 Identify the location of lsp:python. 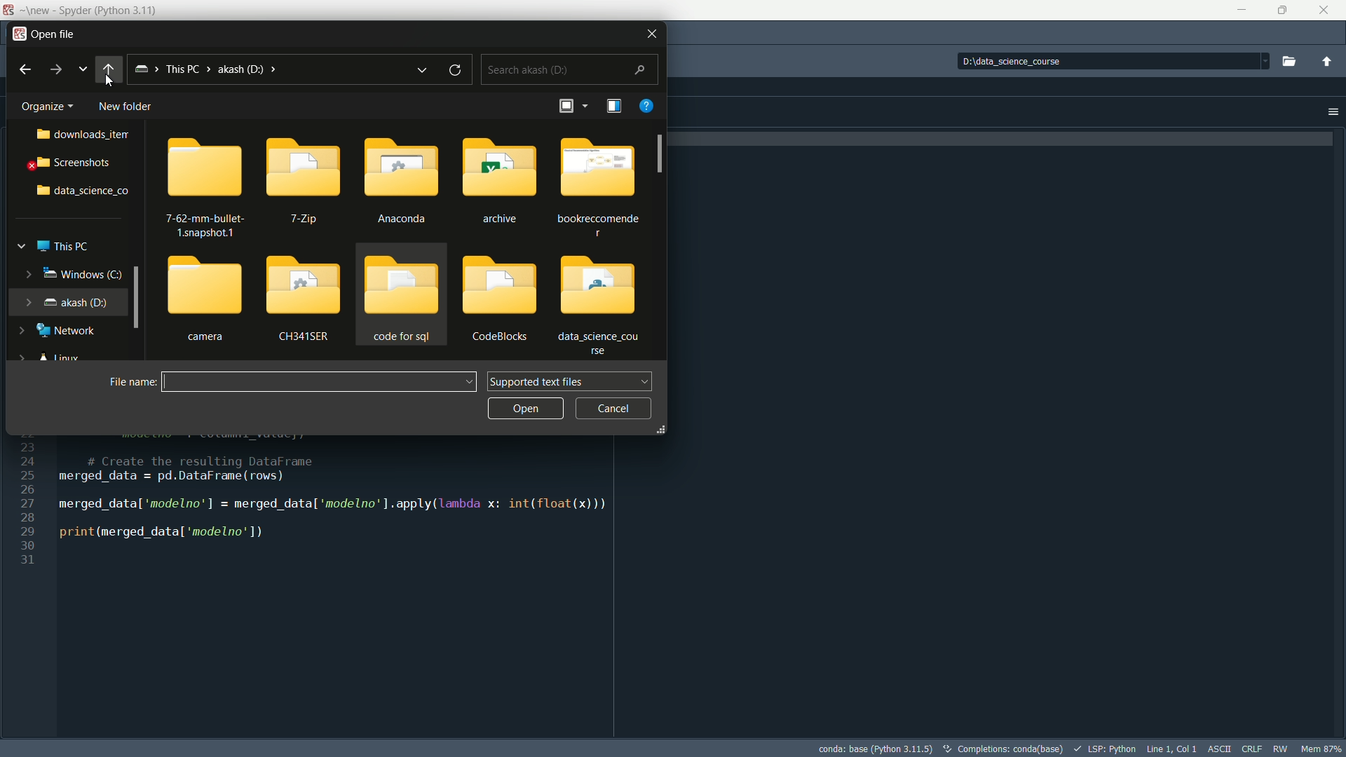
(1104, 748).